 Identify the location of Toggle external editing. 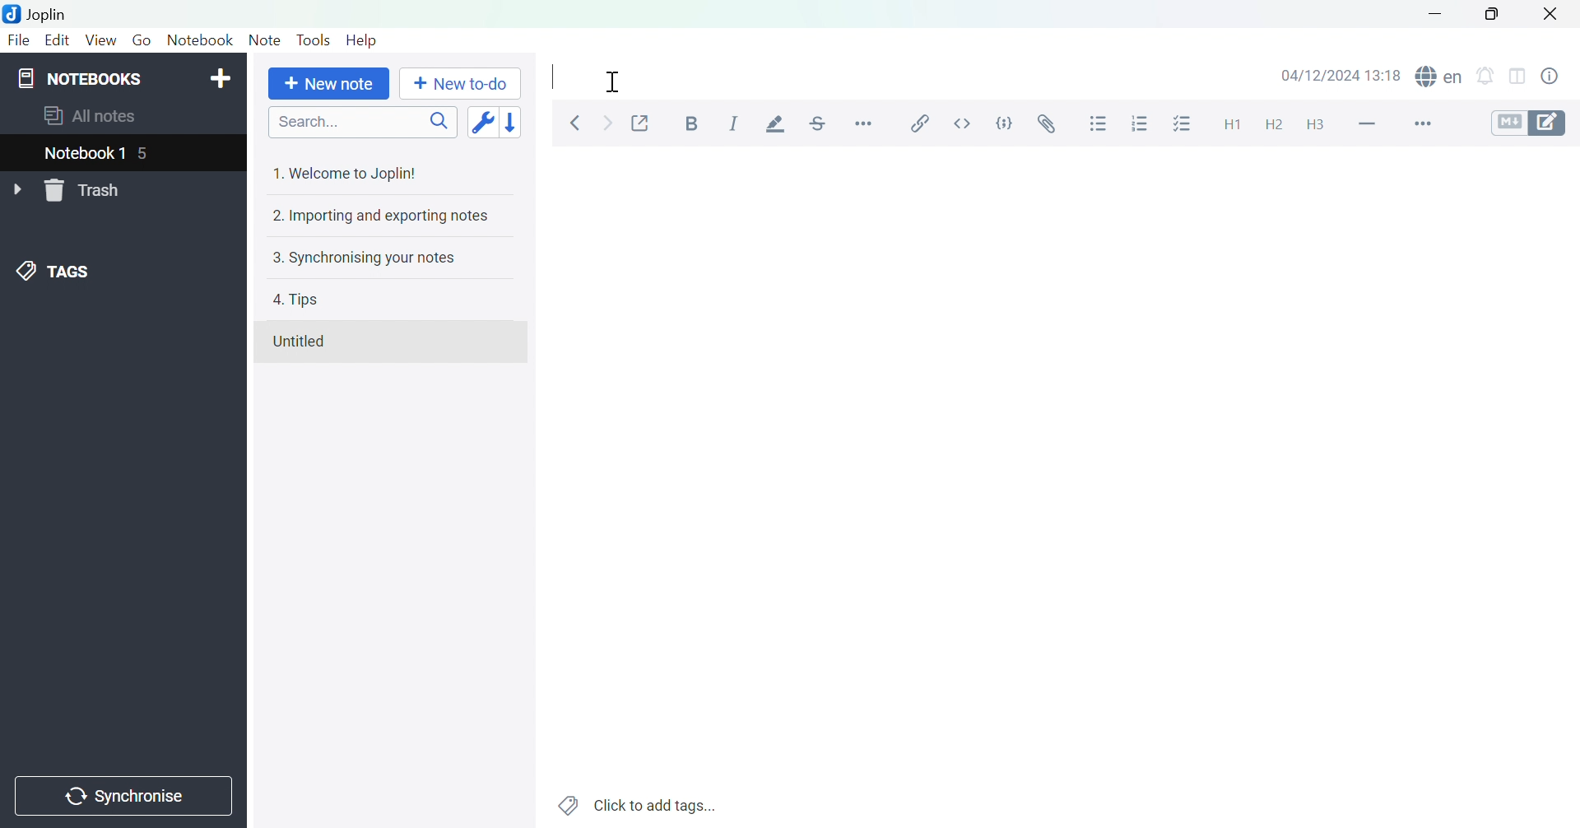
(641, 122).